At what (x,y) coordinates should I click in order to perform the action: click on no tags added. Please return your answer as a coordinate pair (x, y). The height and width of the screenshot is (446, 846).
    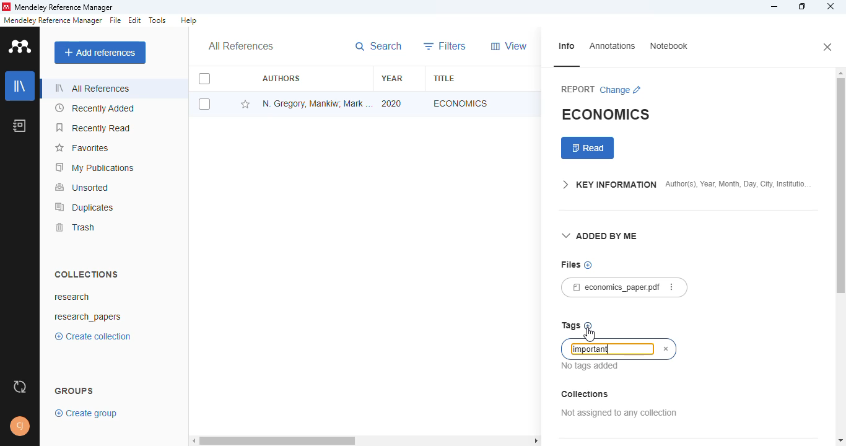
    Looking at the image, I should click on (591, 366).